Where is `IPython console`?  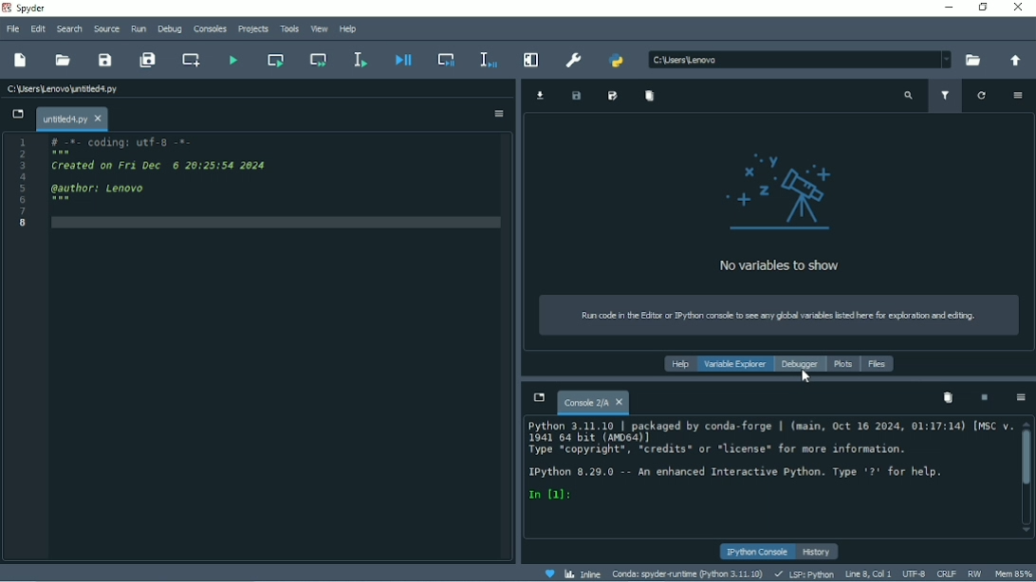 IPython console is located at coordinates (754, 551).